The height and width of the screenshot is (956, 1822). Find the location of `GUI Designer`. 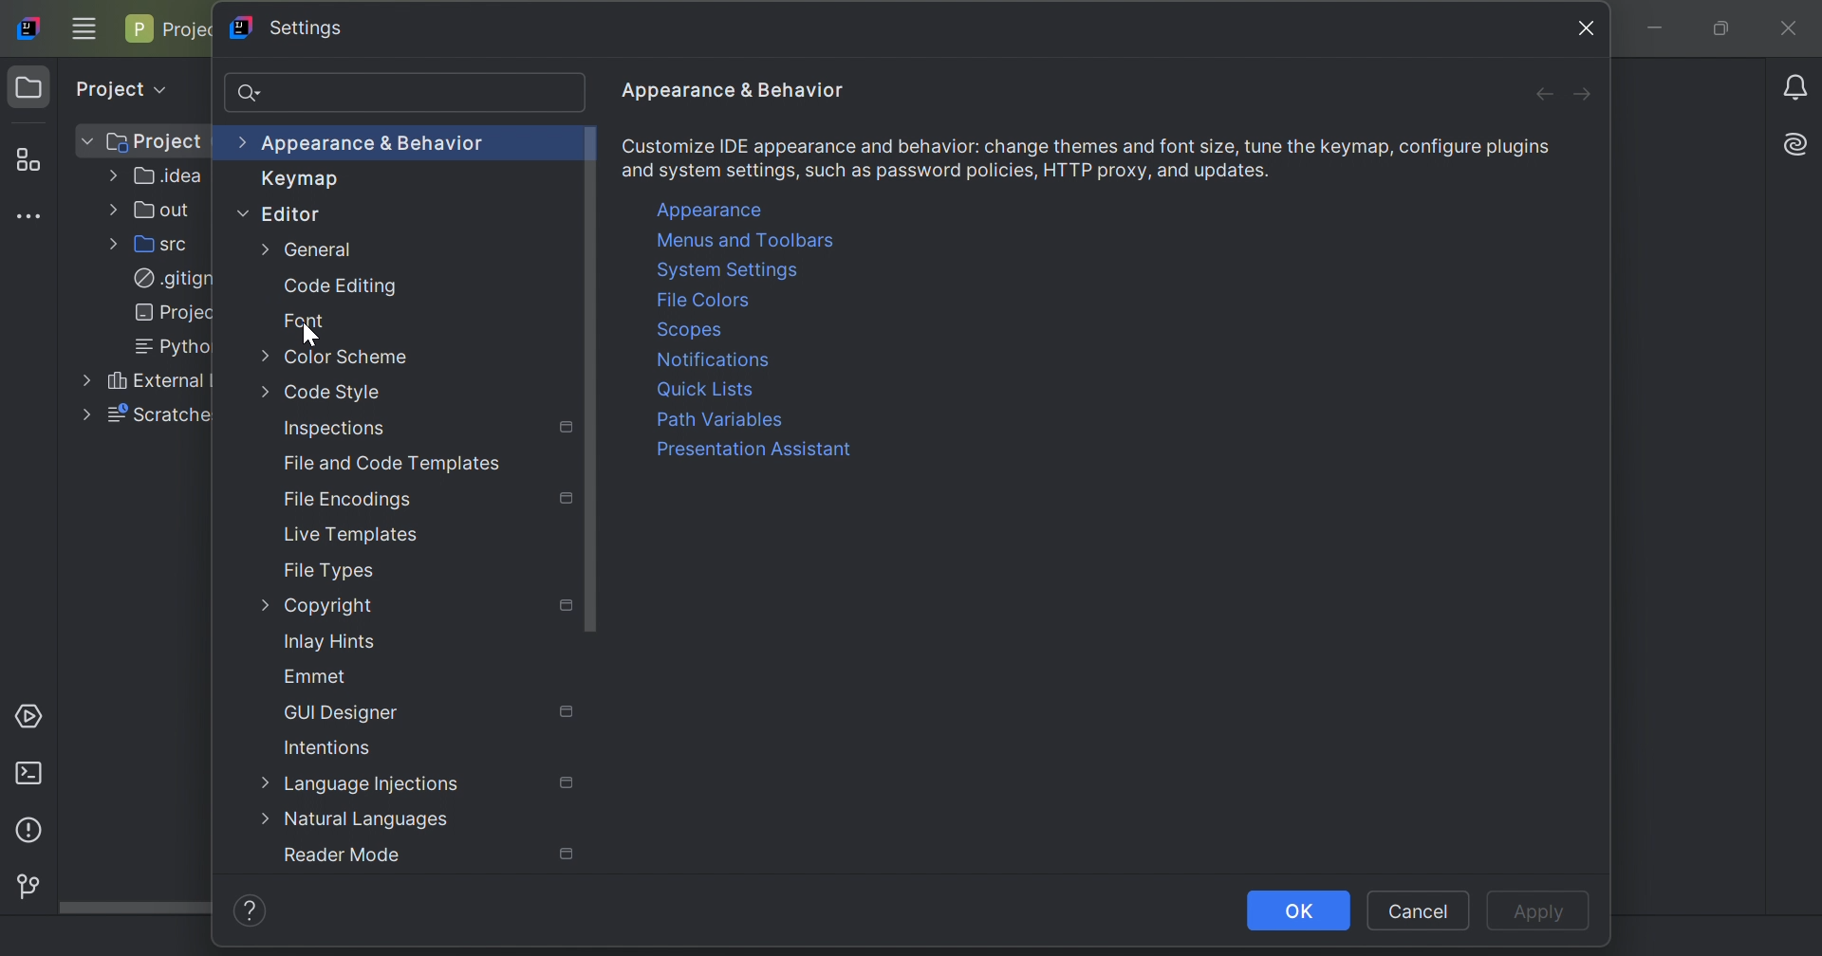

GUI Designer is located at coordinates (343, 712).